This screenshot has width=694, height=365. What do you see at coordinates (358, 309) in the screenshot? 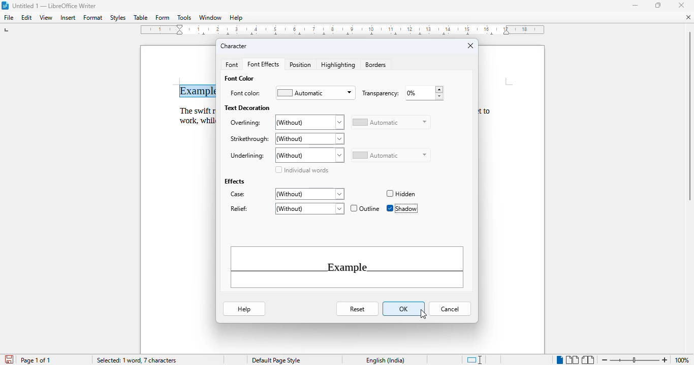
I see `reset` at bounding box center [358, 309].